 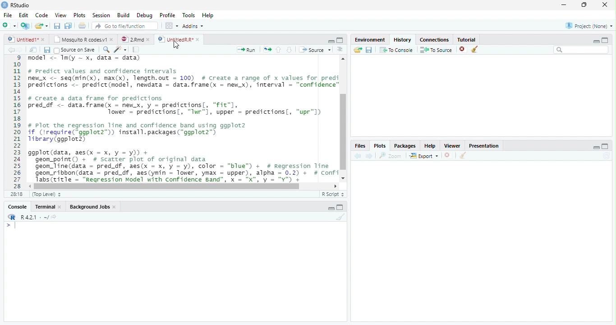 I want to click on Run, so click(x=245, y=50).